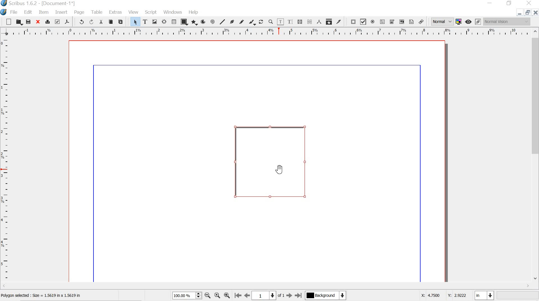  I want to click on unlink text frames, so click(310, 21).